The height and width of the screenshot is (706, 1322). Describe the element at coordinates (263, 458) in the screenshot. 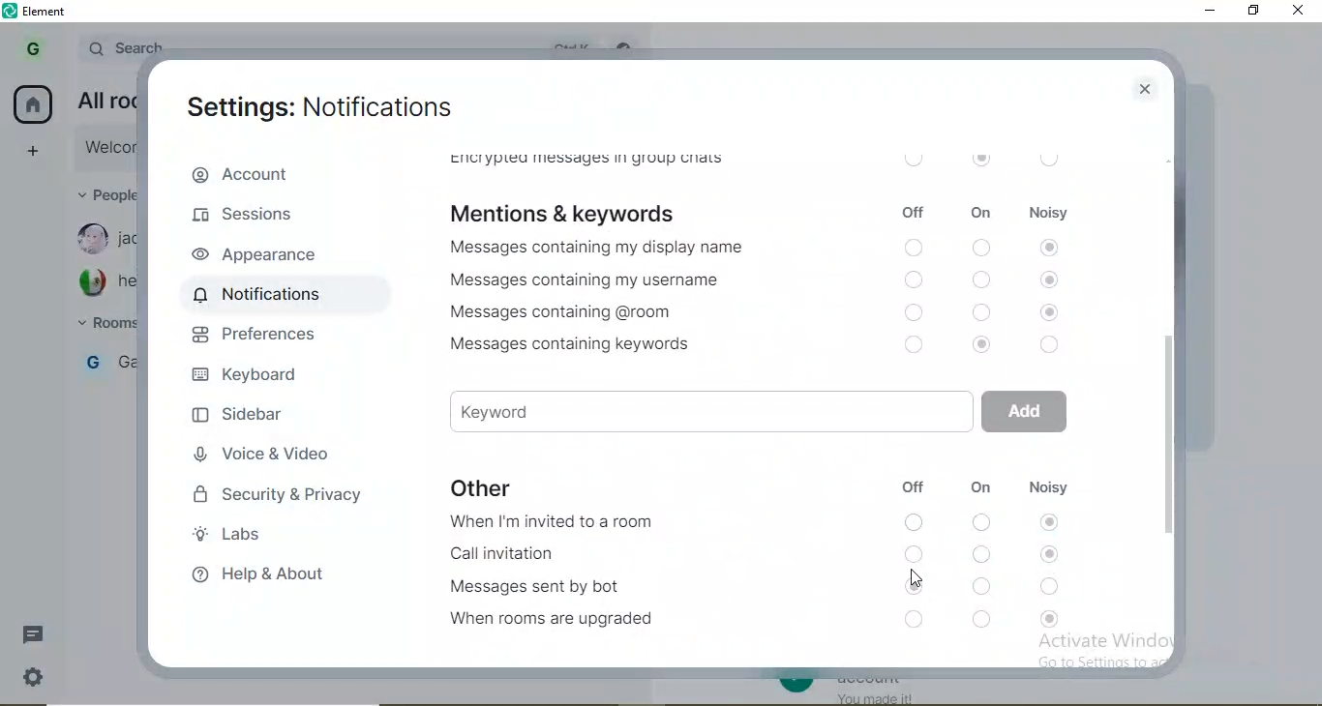

I see `voice & video` at that location.